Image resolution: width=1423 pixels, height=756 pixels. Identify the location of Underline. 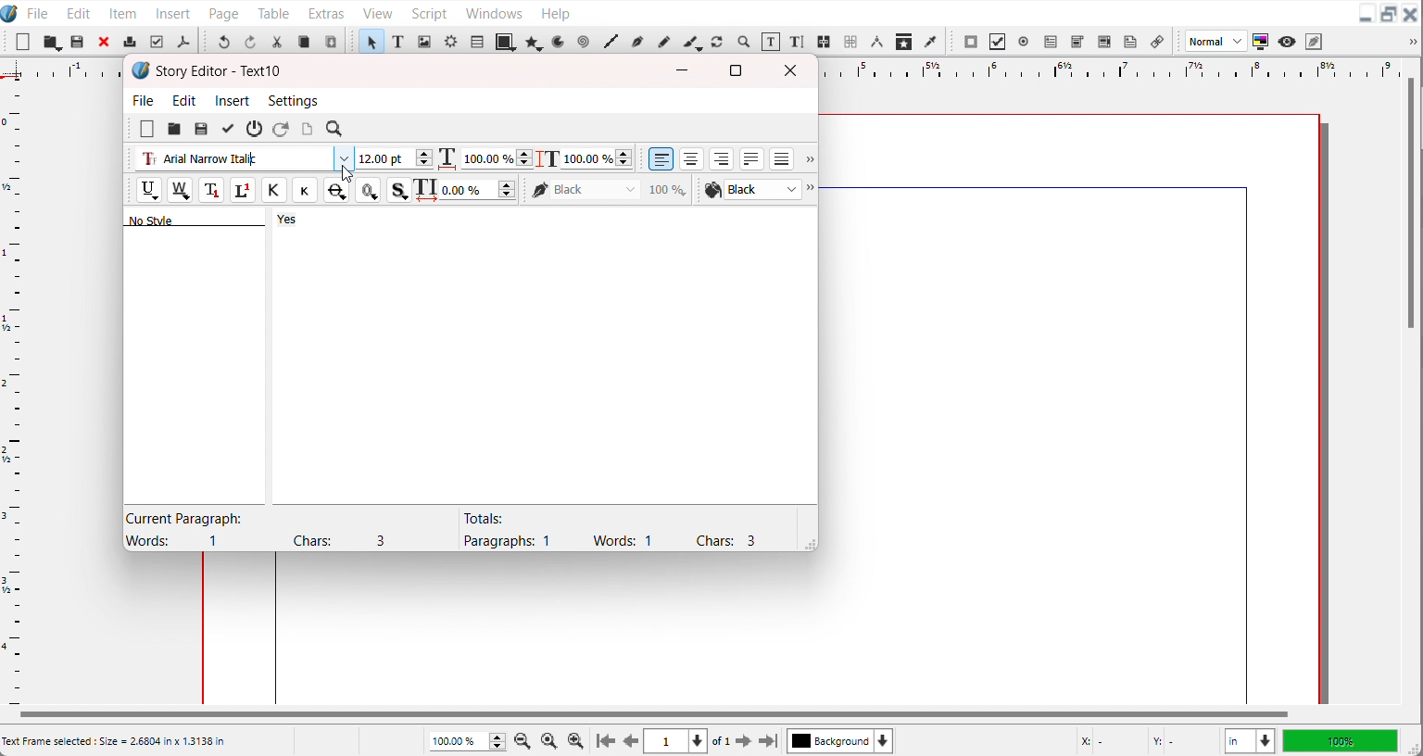
(148, 190).